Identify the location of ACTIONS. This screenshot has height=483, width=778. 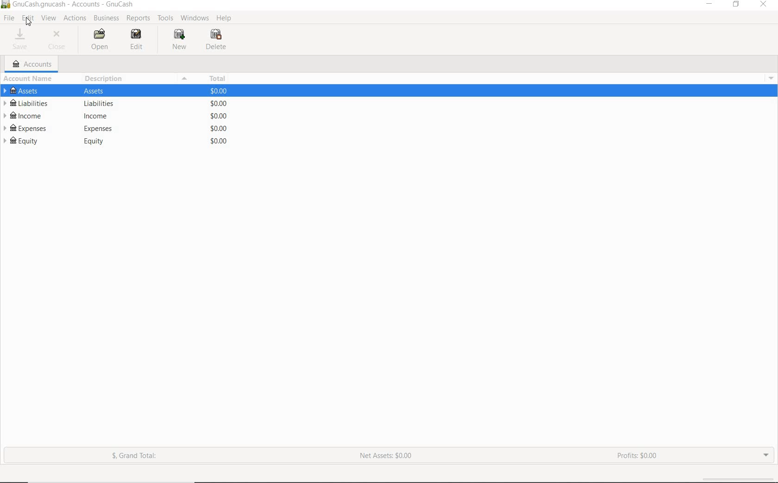
(76, 19).